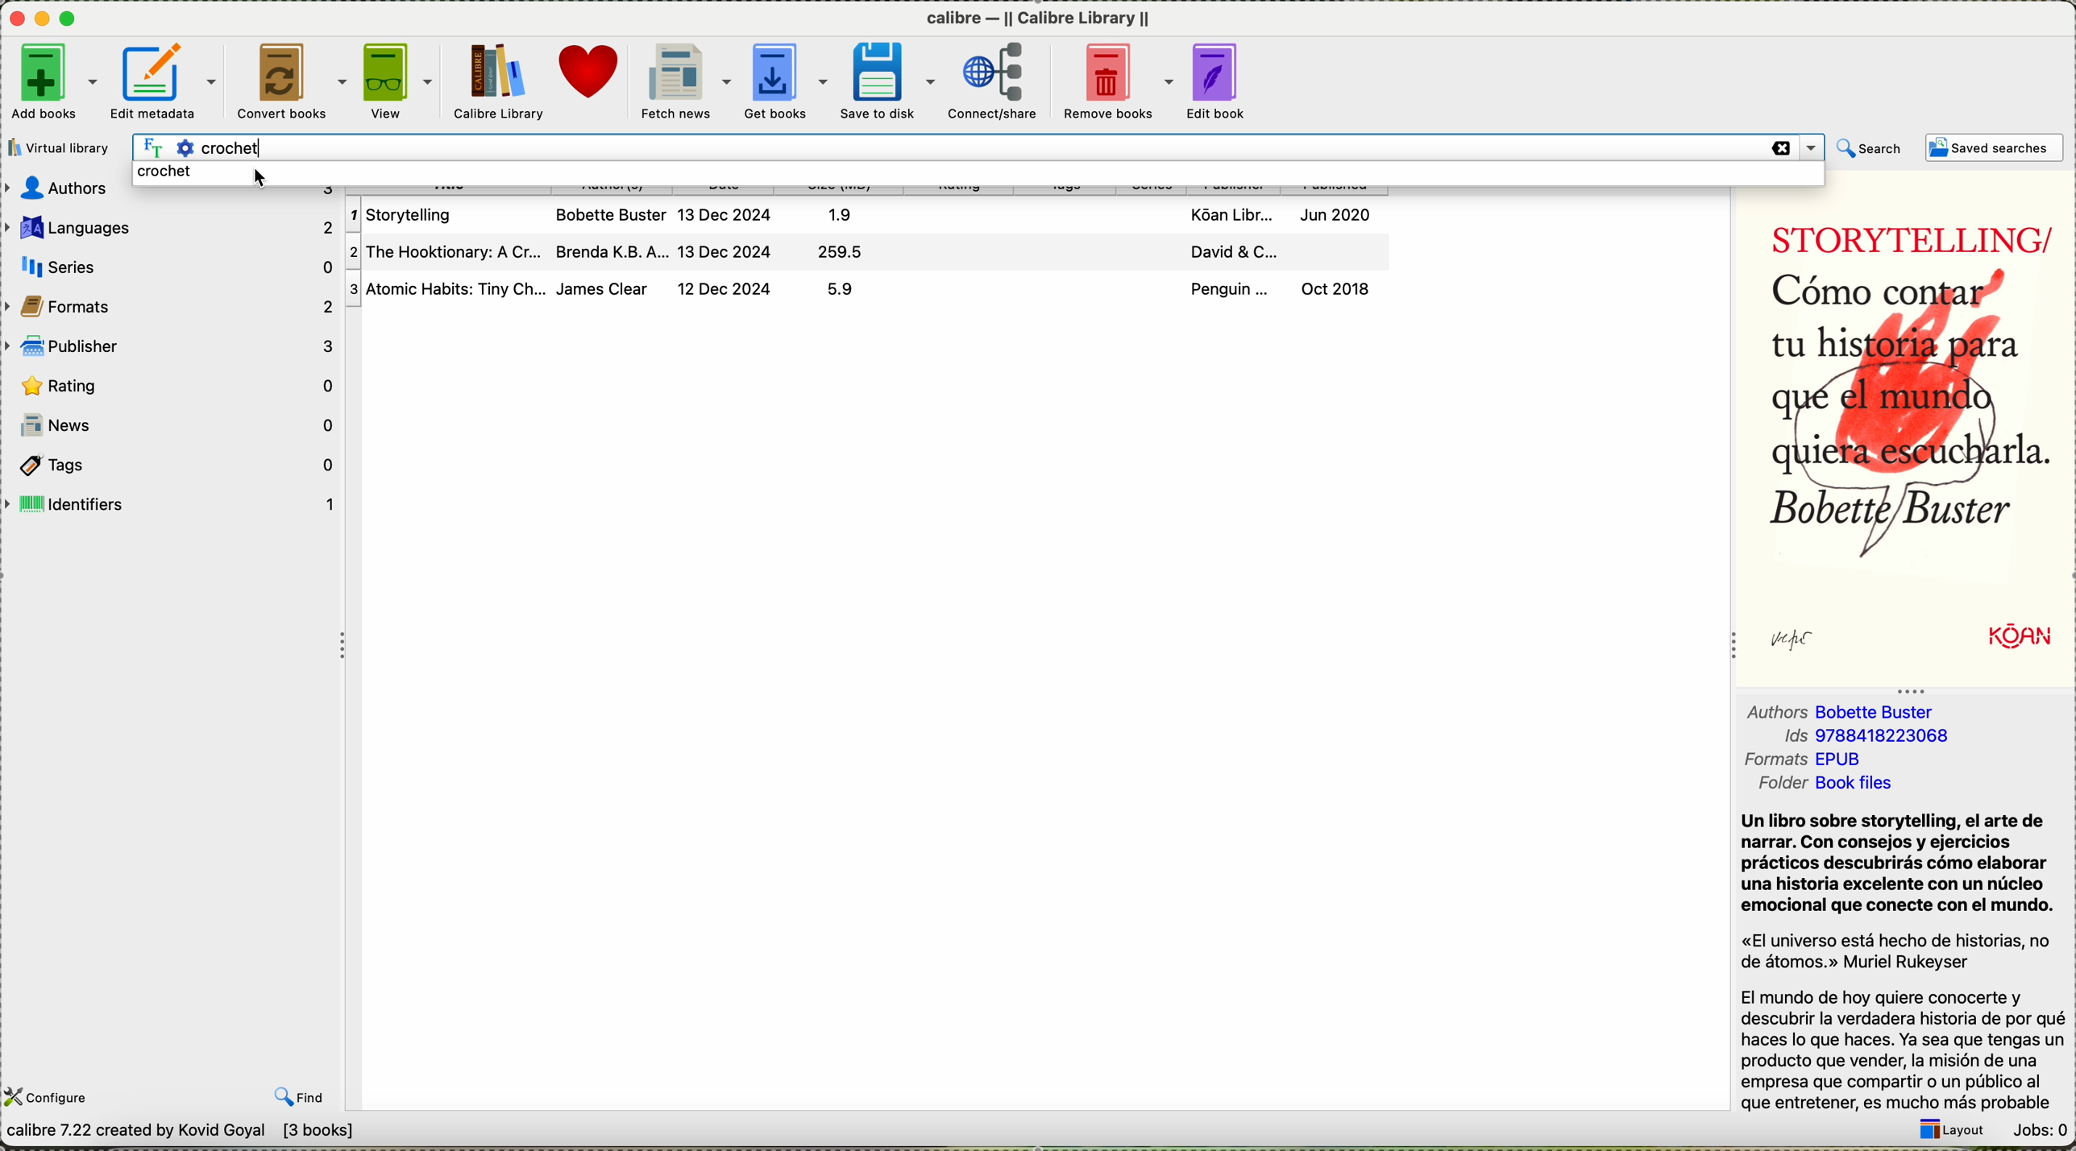  Describe the element at coordinates (1771, 713) in the screenshot. I see `authors` at that location.